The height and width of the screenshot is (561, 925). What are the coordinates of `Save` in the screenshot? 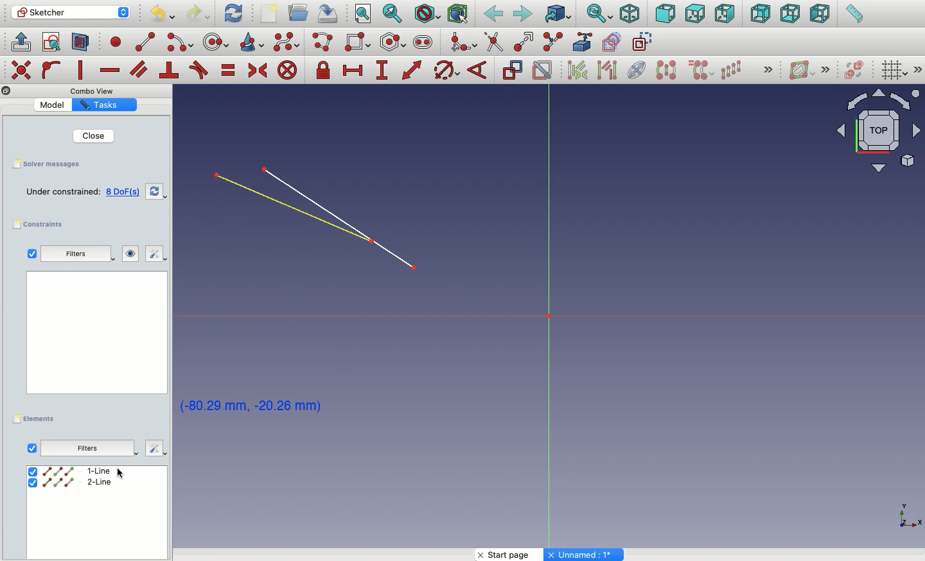 It's located at (53, 165).